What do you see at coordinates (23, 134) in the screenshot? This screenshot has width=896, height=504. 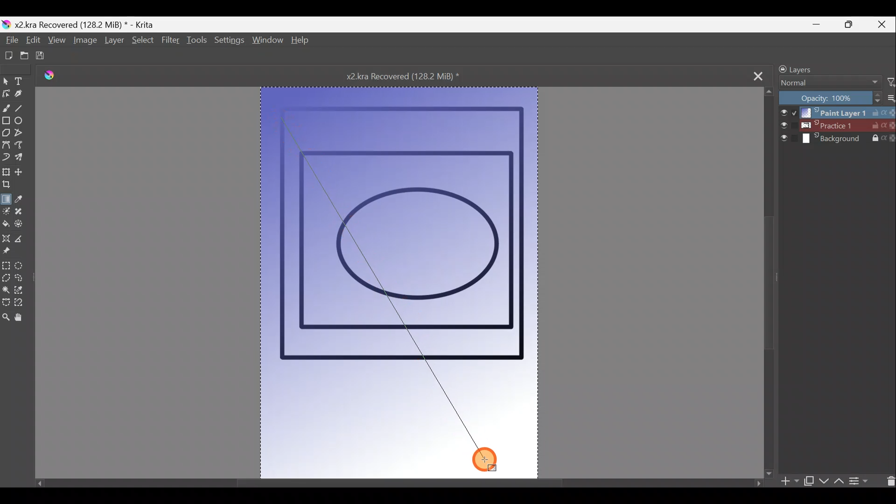 I see `Polyline tool` at bounding box center [23, 134].